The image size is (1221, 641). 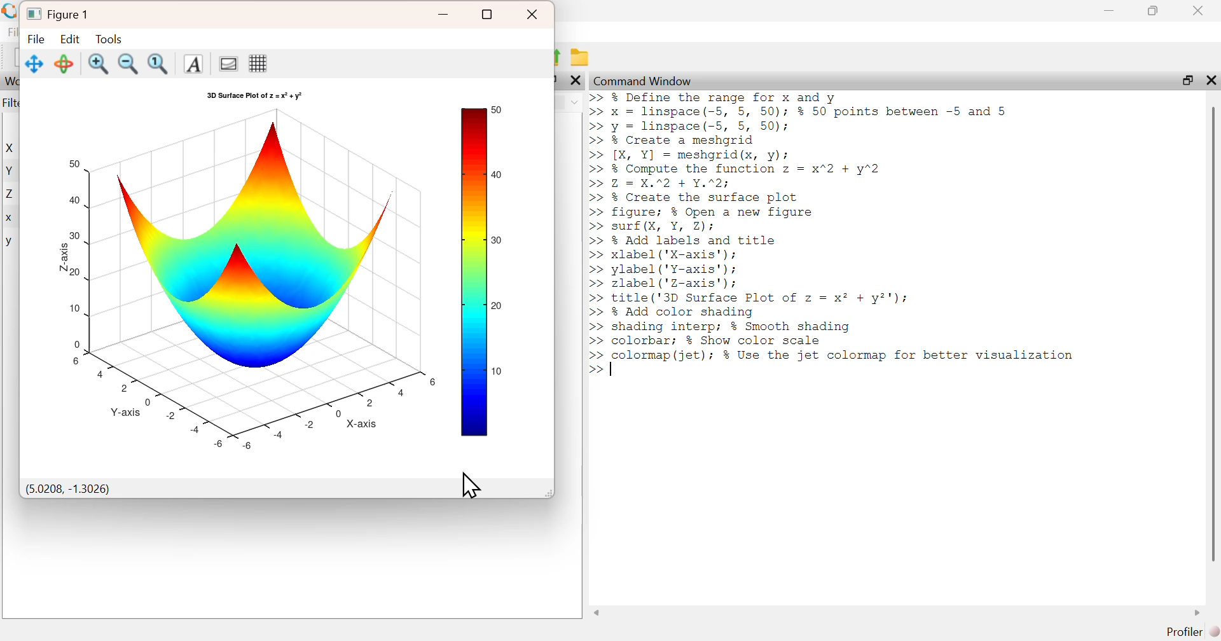 I want to click on maximize, so click(x=1186, y=79).